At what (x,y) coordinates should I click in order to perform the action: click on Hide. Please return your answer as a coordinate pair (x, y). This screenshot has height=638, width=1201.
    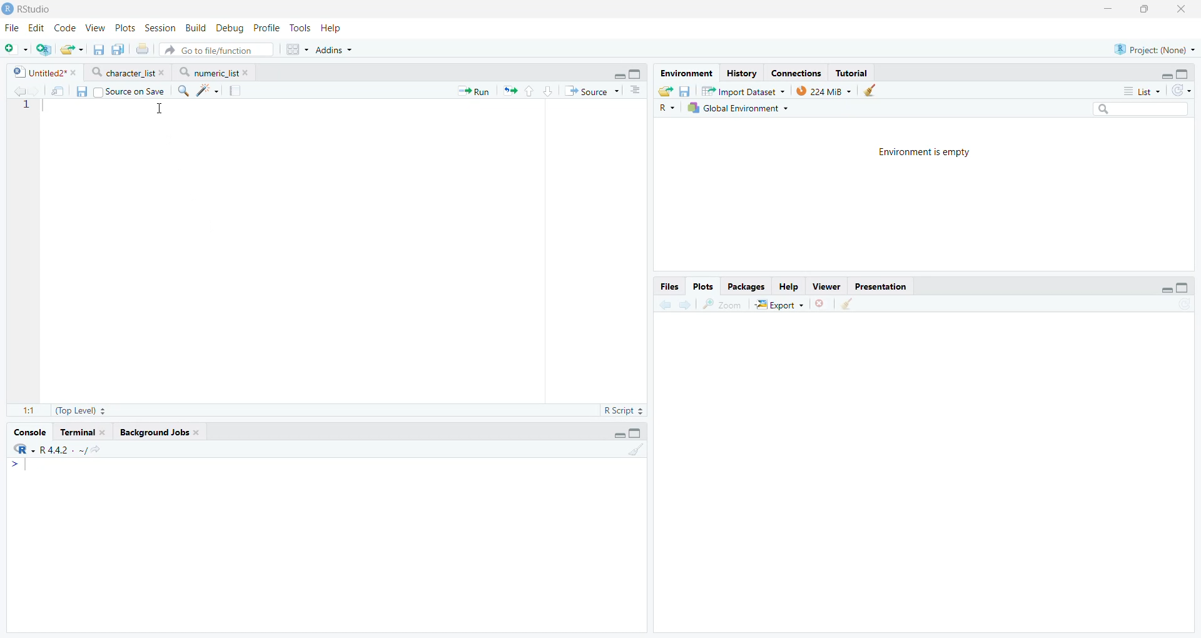
    Looking at the image, I should click on (619, 76).